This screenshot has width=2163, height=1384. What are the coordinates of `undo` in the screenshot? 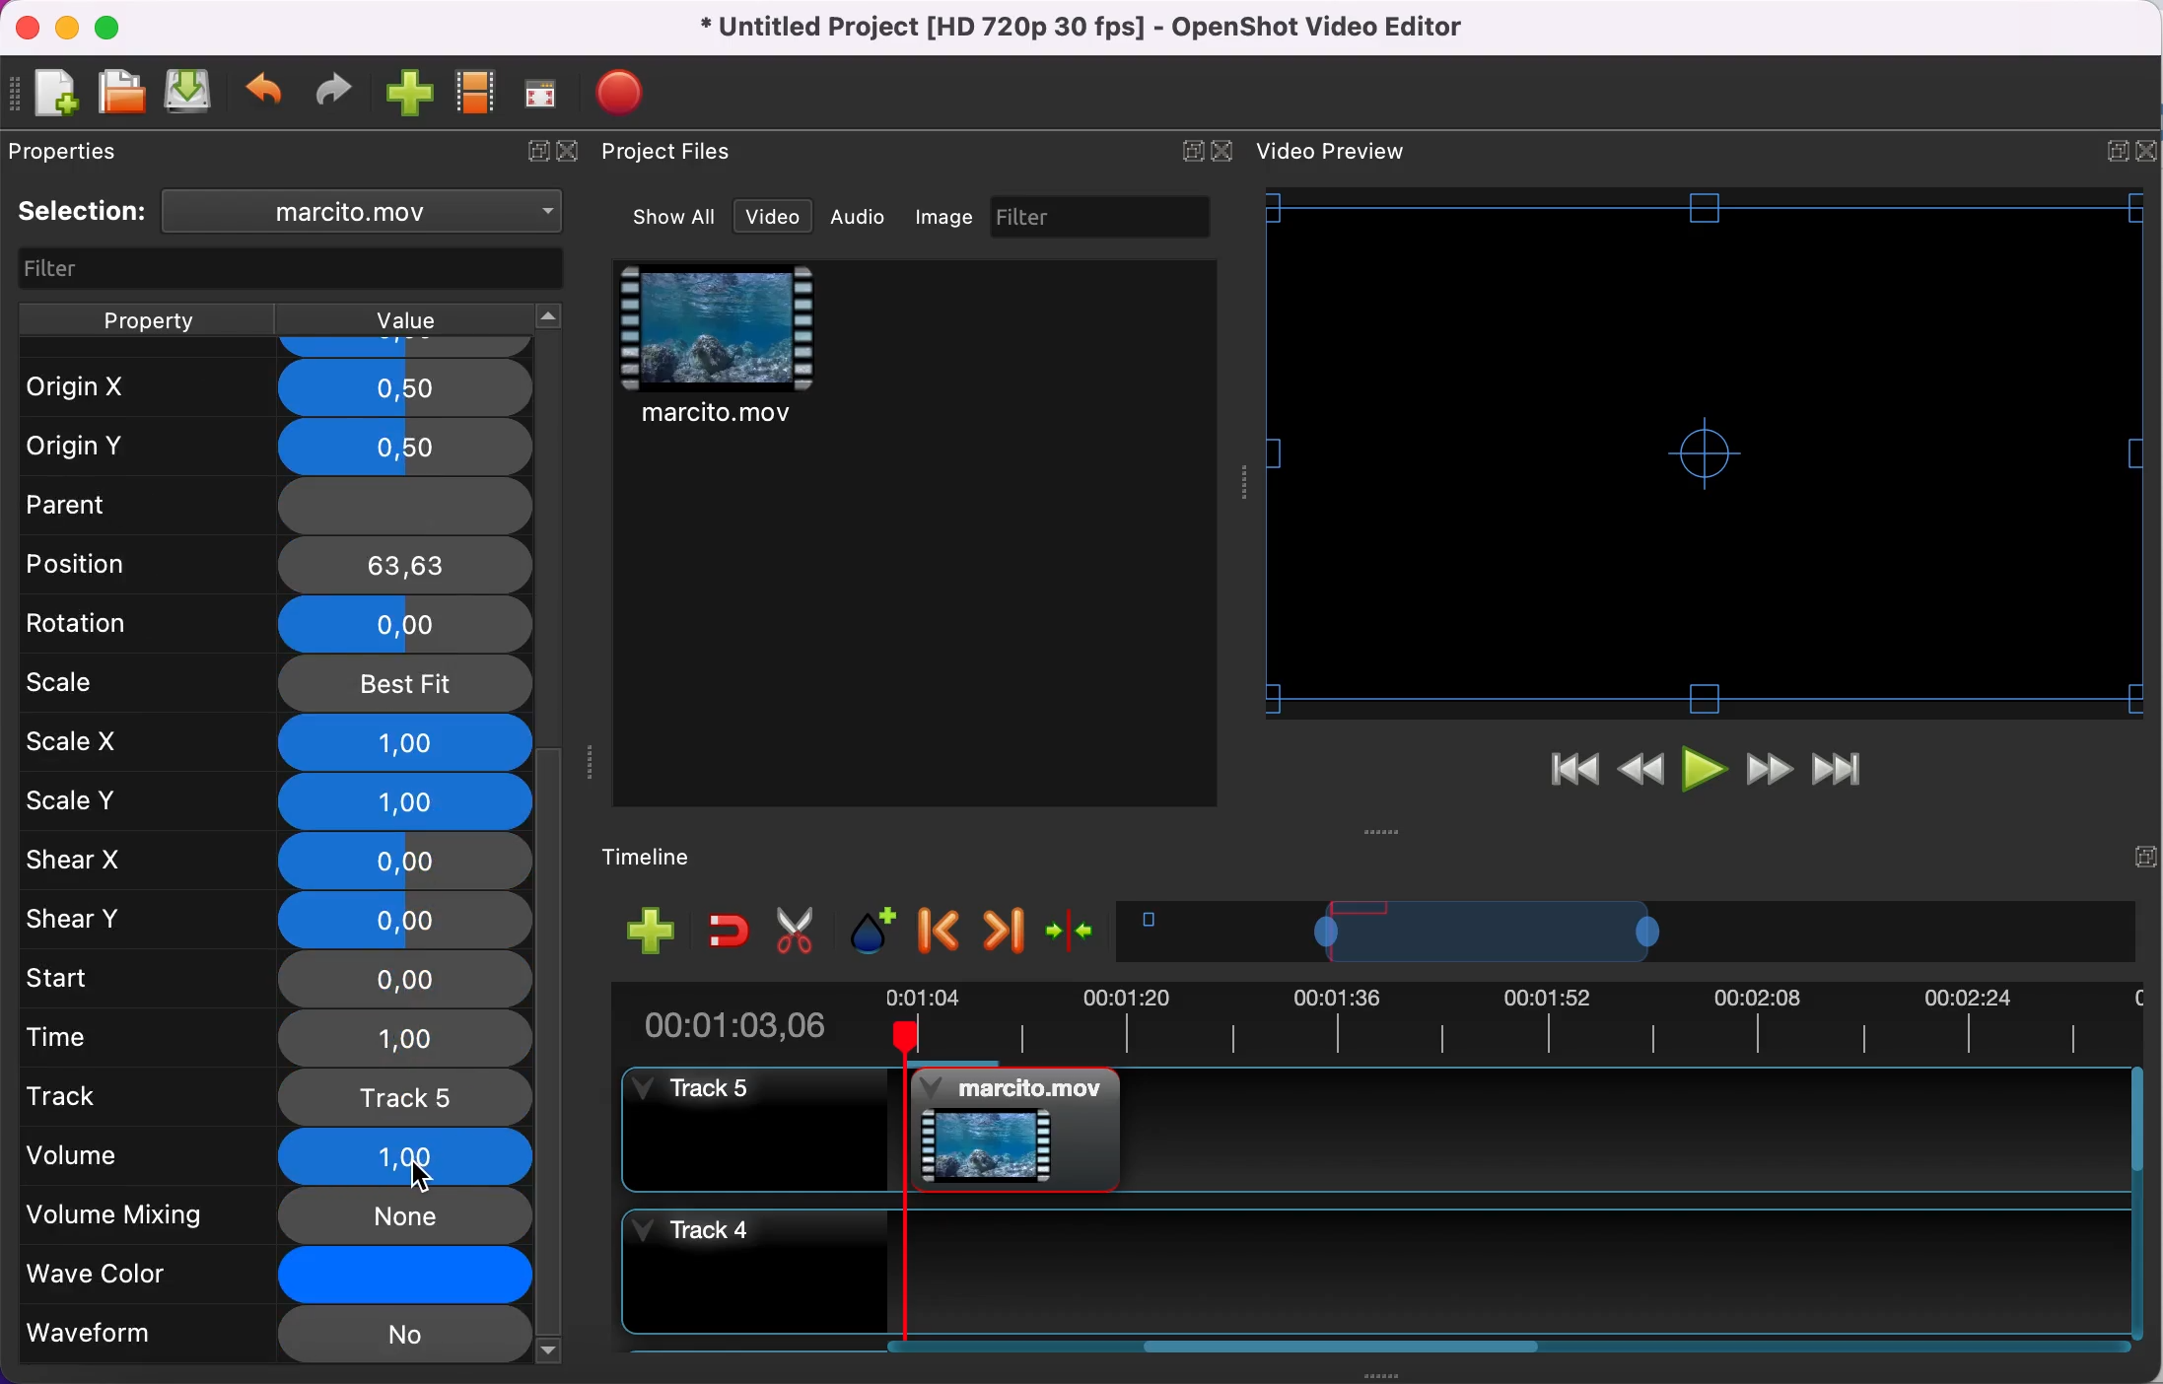 It's located at (266, 94).